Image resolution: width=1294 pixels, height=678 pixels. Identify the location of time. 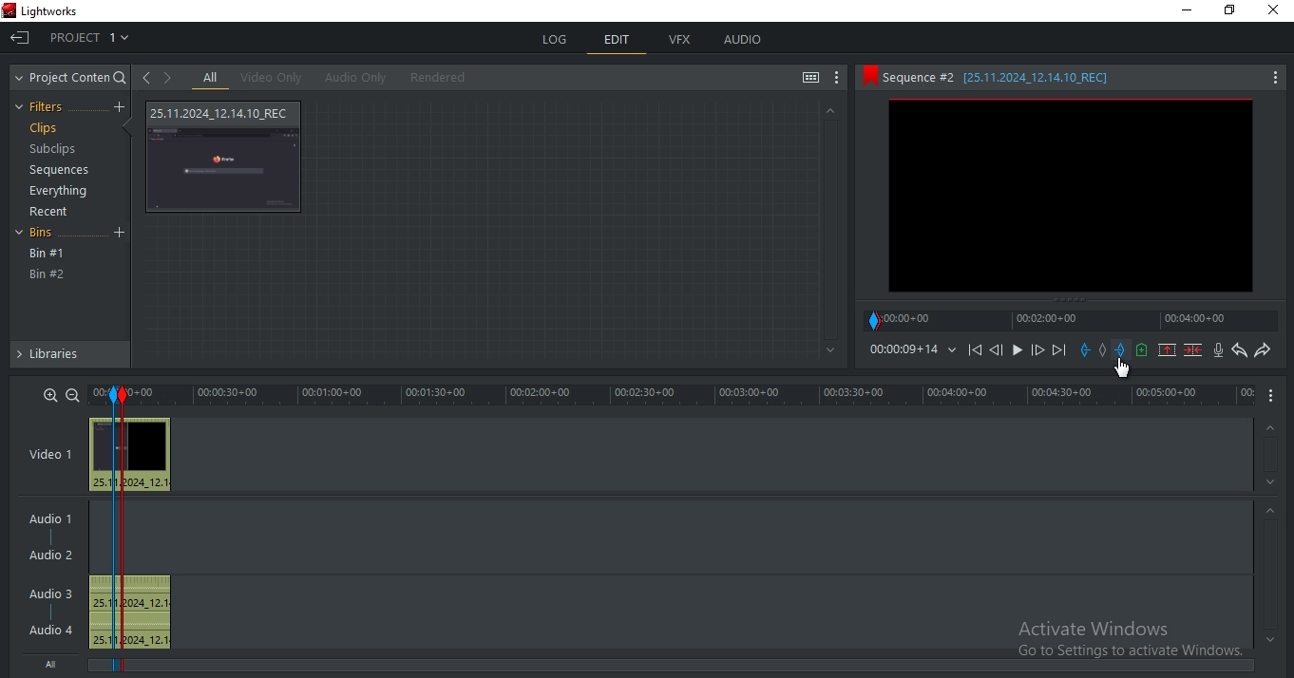
(913, 348).